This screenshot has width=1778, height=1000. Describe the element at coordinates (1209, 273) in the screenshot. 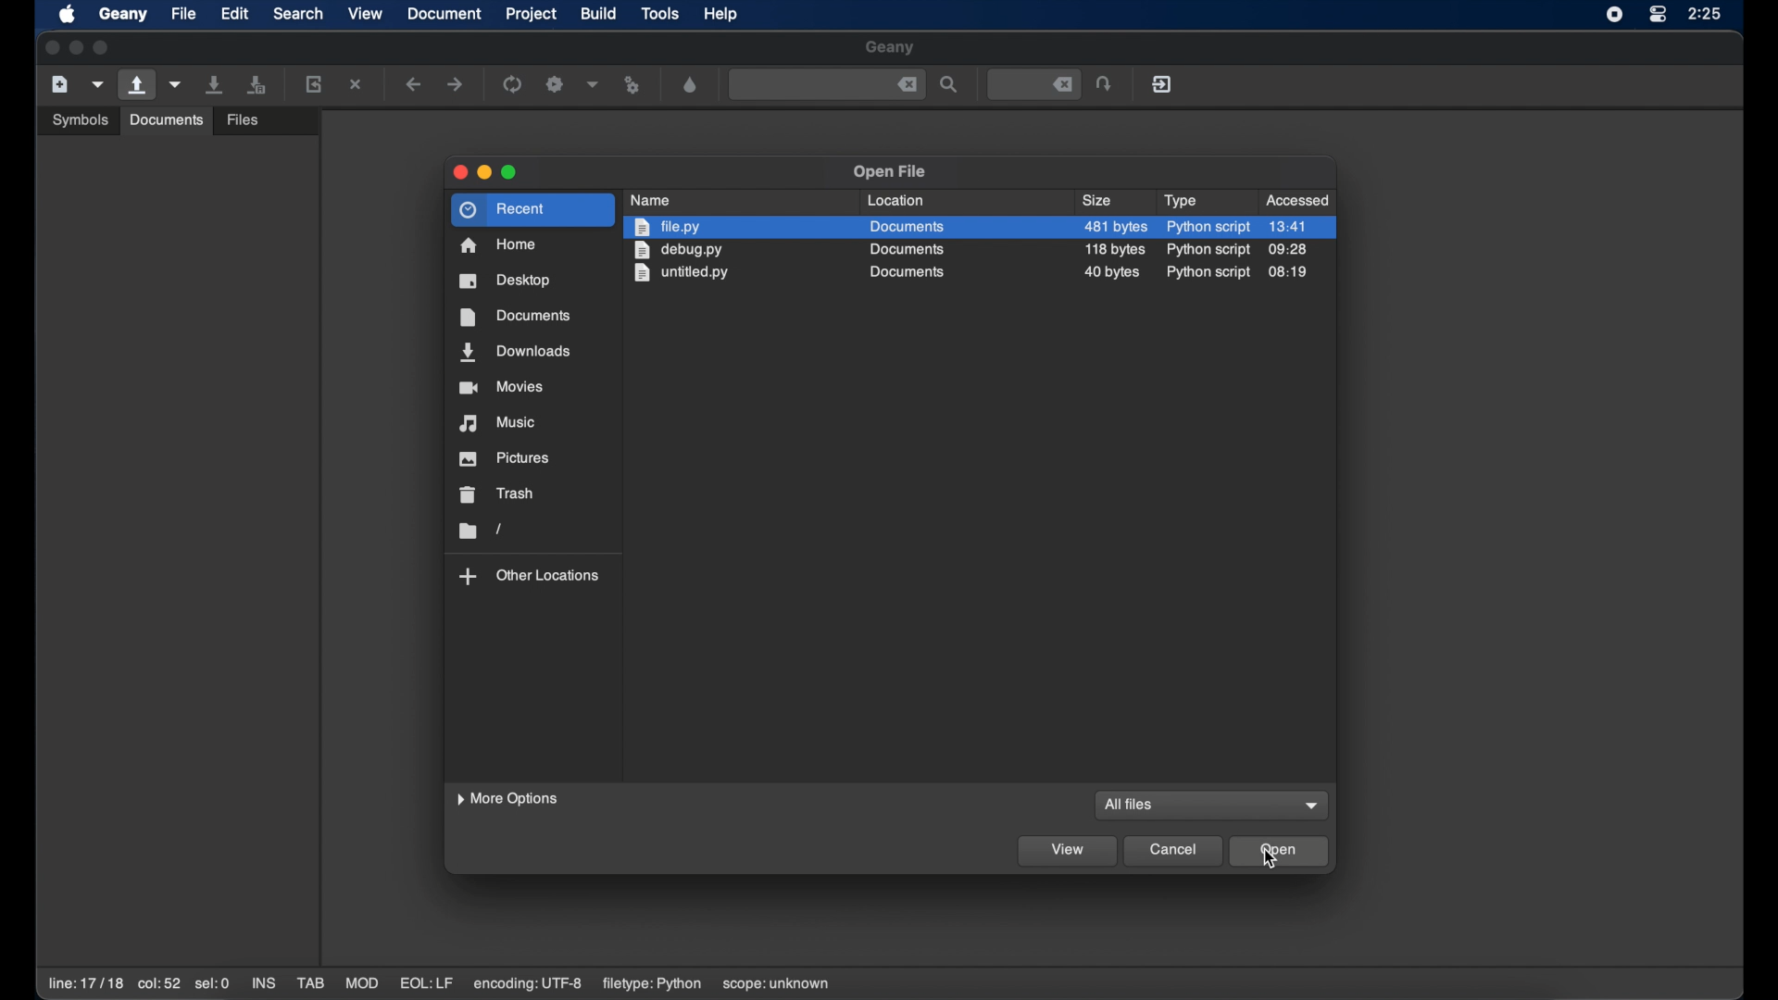

I see `python script` at that location.